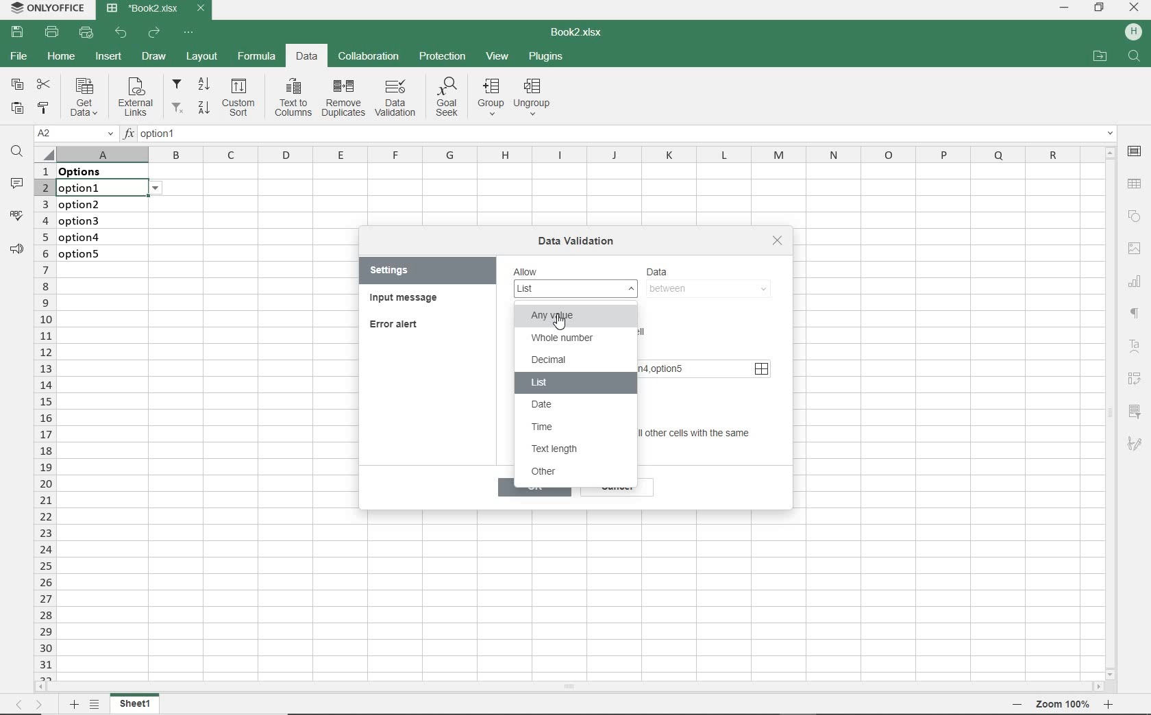 Image resolution: width=1151 pixels, height=715 pixels. What do you see at coordinates (1065, 704) in the screenshot?
I see `Zoom 100%` at bounding box center [1065, 704].